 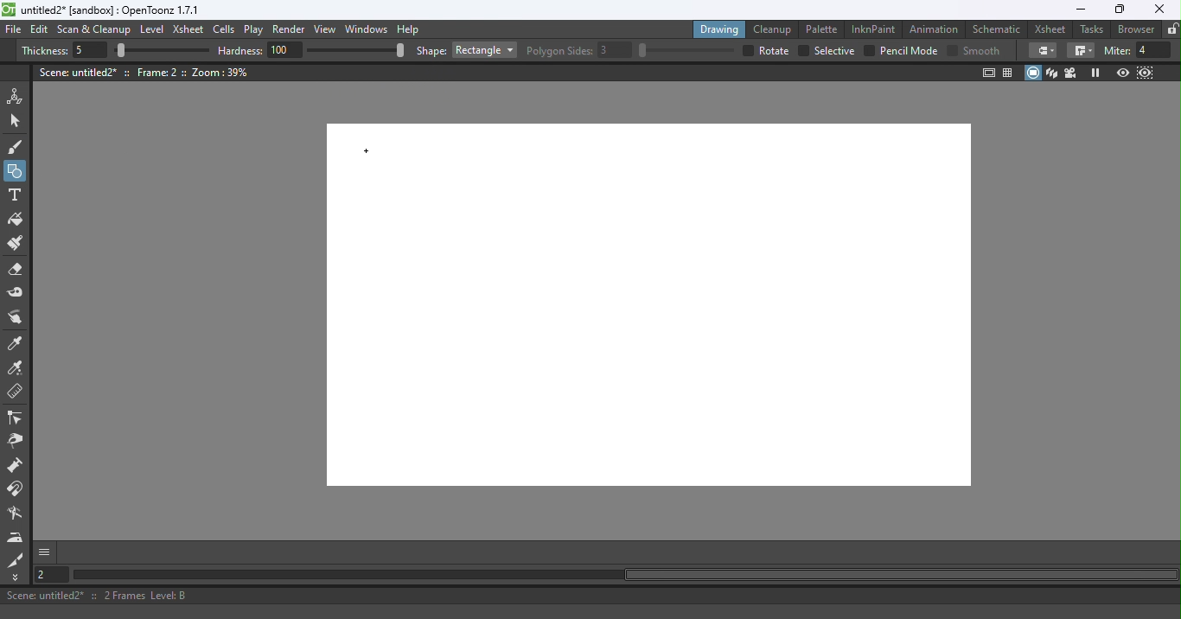 I want to click on Eraser tool, so click(x=20, y=270).